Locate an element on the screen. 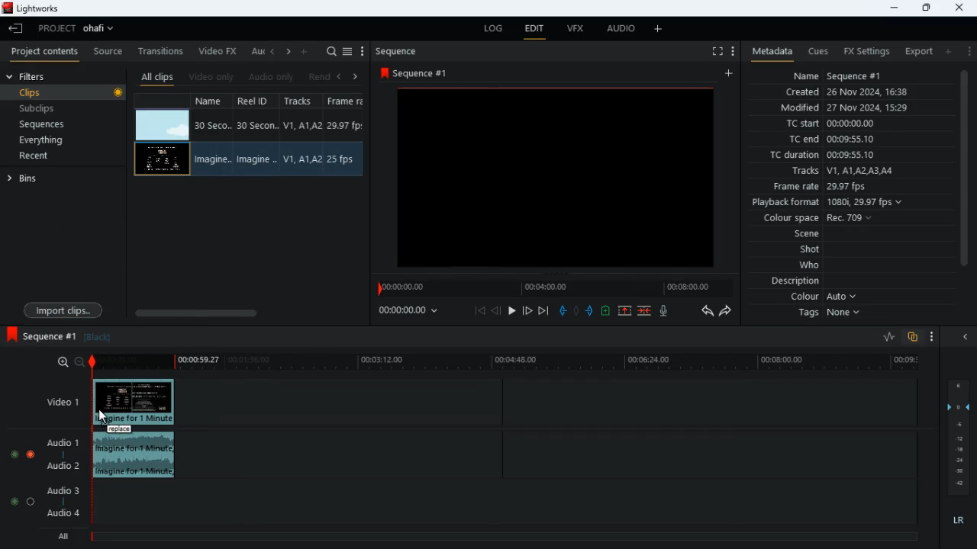  timeline is located at coordinates (553, 287).